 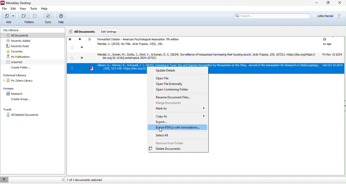 What do you see at coordinates (179, 109) in the screenshot?
I see `mark as` at bounding box center [179, 109].